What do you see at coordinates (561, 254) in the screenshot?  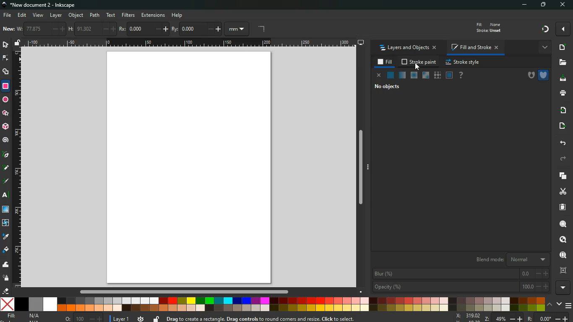 I see `find` at bounding box center [561, 254].